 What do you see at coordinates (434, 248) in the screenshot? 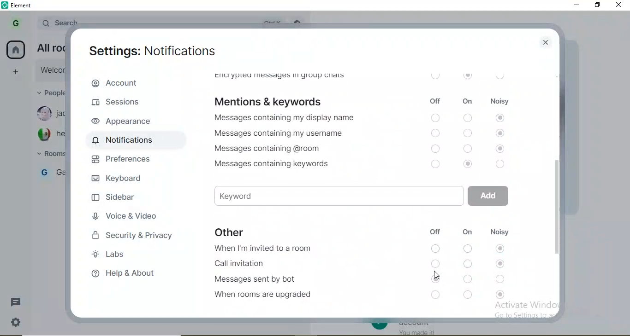
I see `switch off` at bounding box center [434, 248].